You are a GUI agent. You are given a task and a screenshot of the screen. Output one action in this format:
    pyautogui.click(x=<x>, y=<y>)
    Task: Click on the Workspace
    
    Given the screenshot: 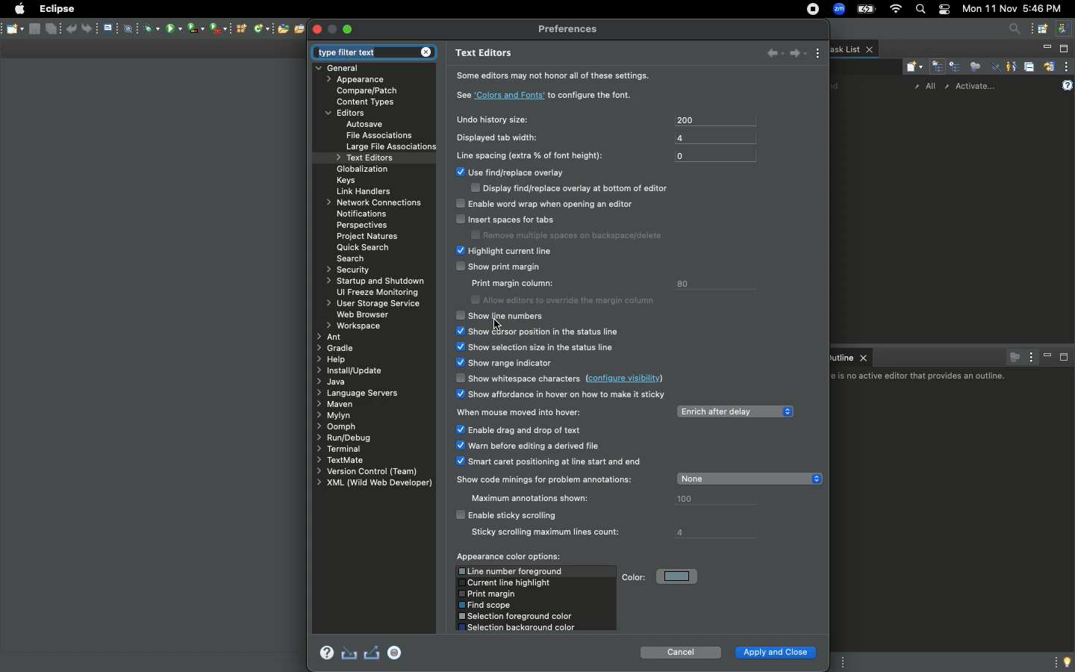 What is the action you would take?
    pyautogui.click(x=352, y=325)
    